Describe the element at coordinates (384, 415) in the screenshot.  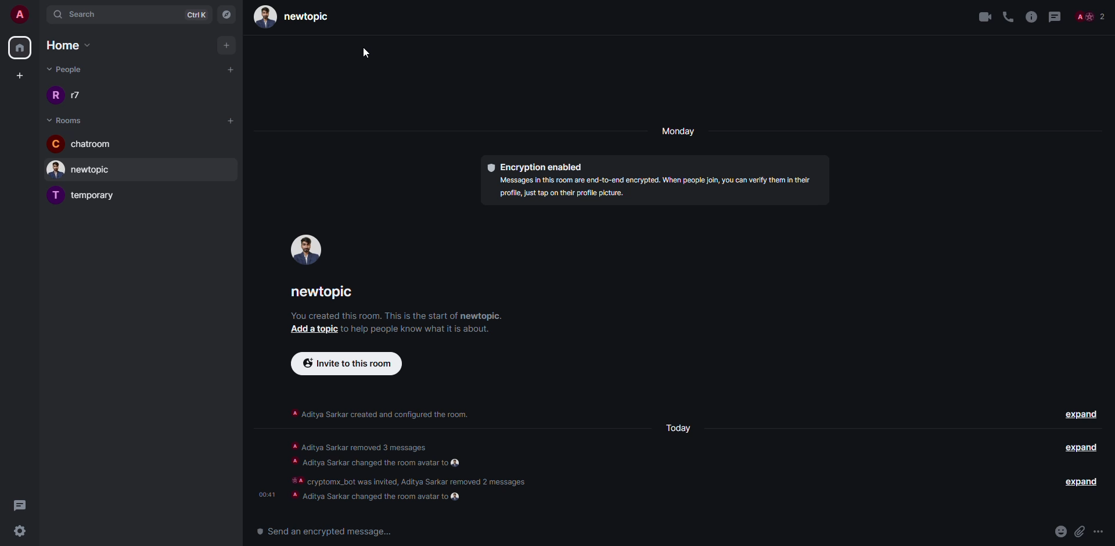
I see `info` at that location.